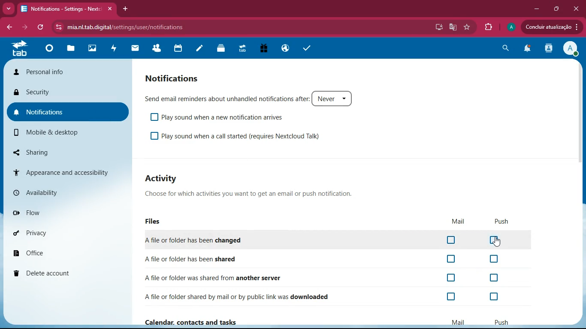  What do you see at coordinates (577, 7) in the screenshot?
I see `close` at bounding box center [577, 7].